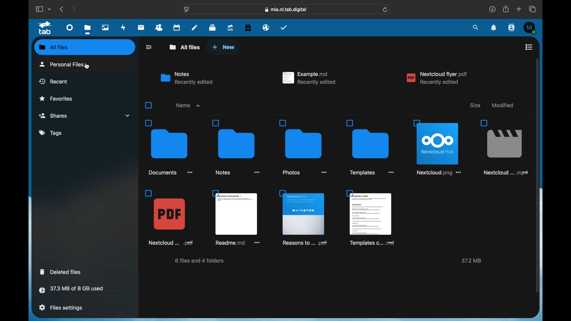 The width and height of the screenshot is (571, 321). What do you see at coordinates (177, 27) in the screenshot?
I see `calendar` at bounding box center [177, 27].